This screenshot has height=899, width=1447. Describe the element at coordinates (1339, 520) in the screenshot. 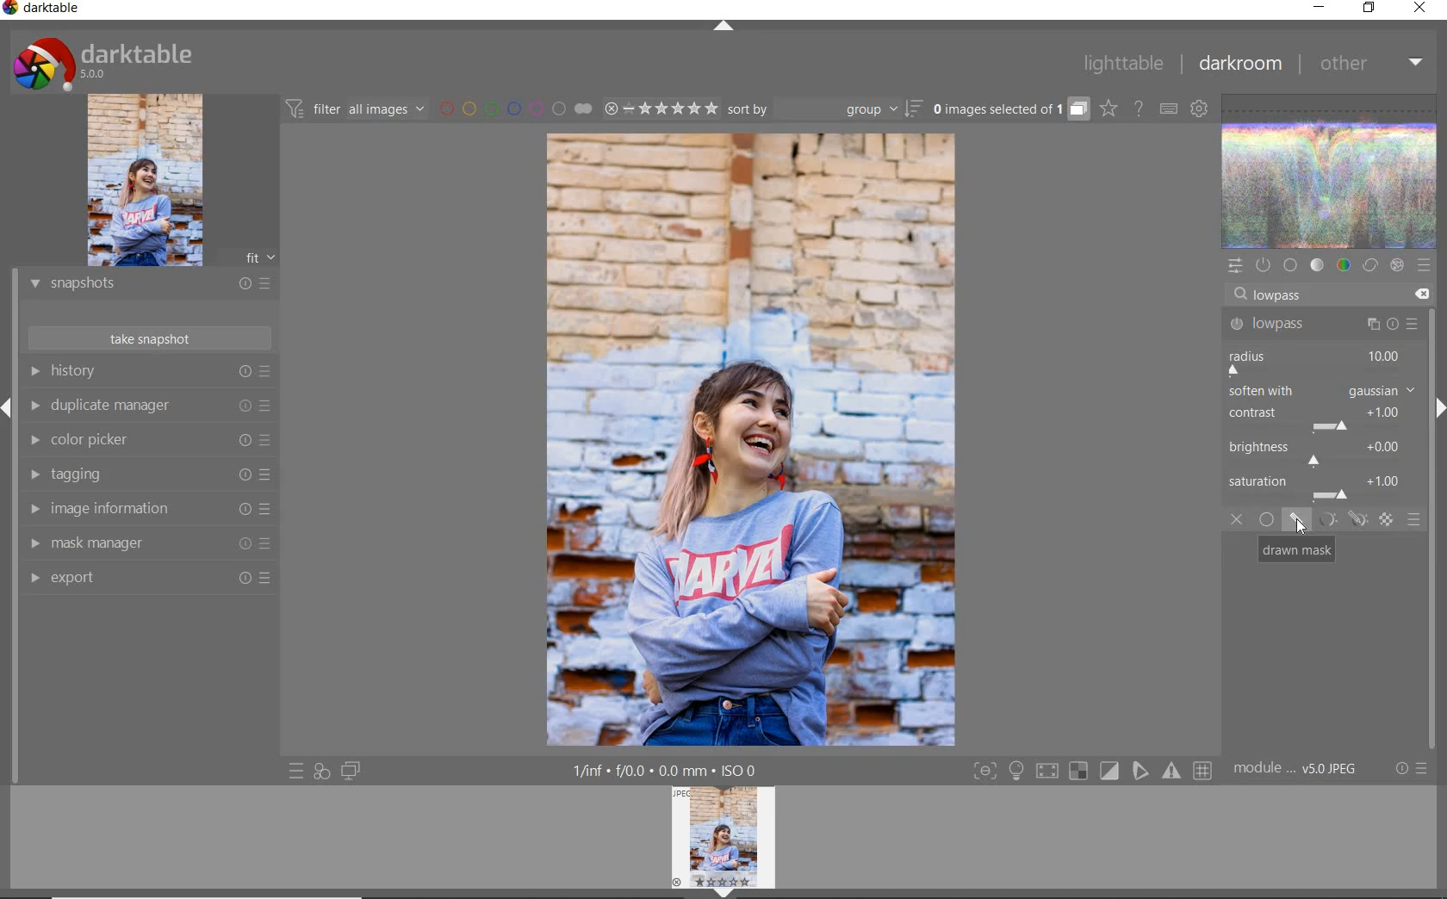

I see `mask options` at that location.